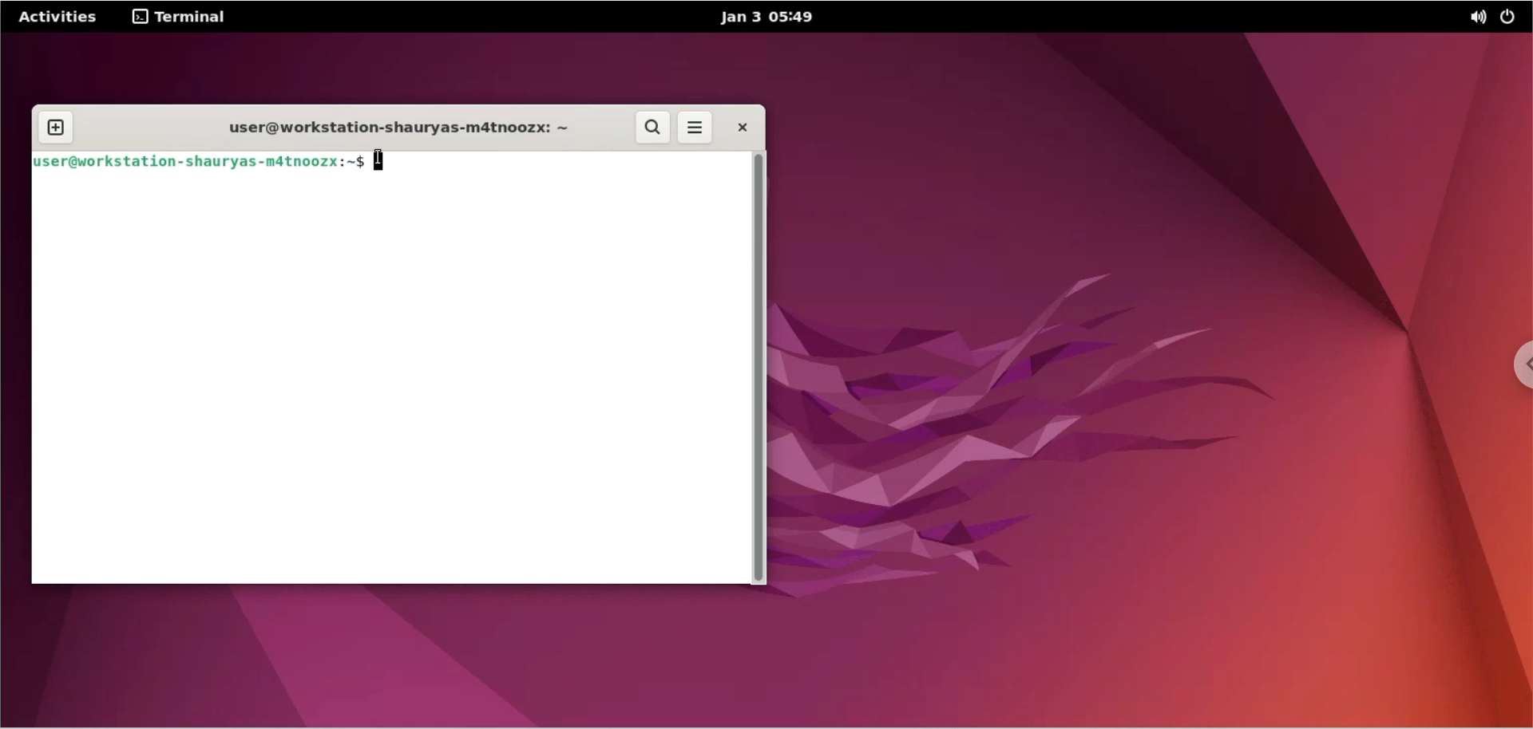 The image size is (1533, 729). I want to click on command input box, so click(389, 380).